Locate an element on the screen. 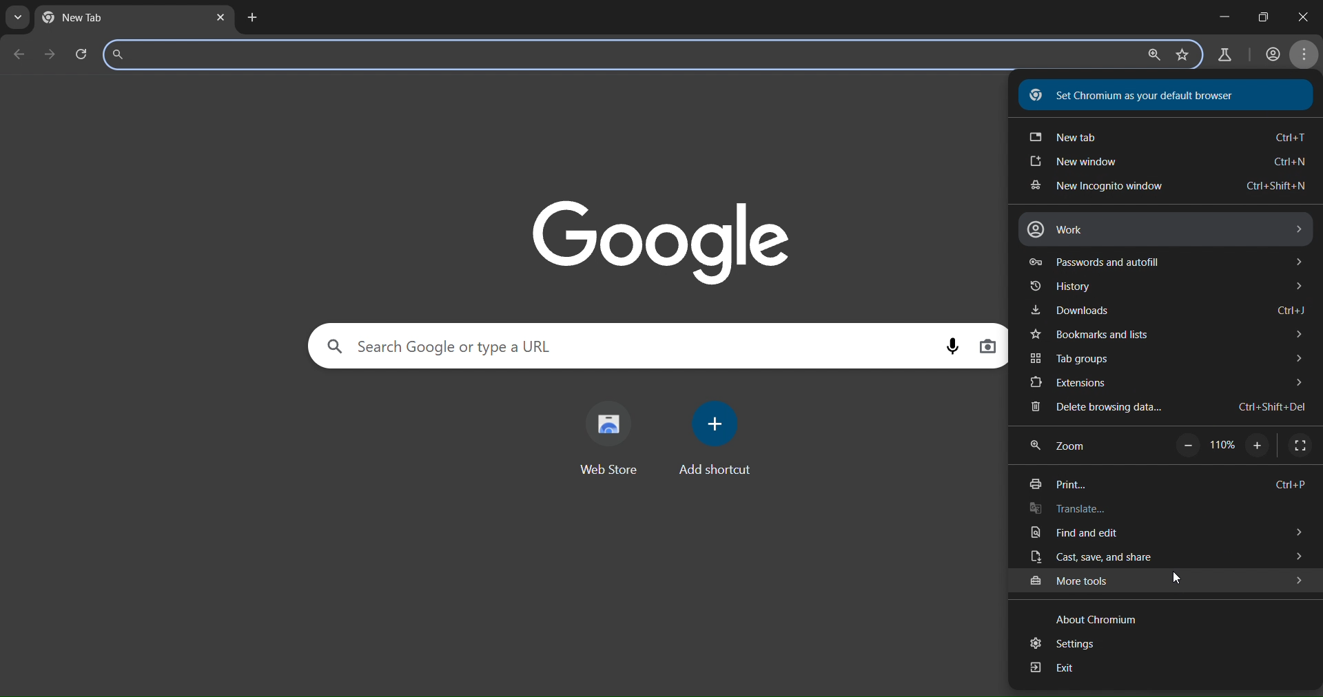 This screenshot has width=1323, height=697. about chromium is located at coordinates (1091, 617).